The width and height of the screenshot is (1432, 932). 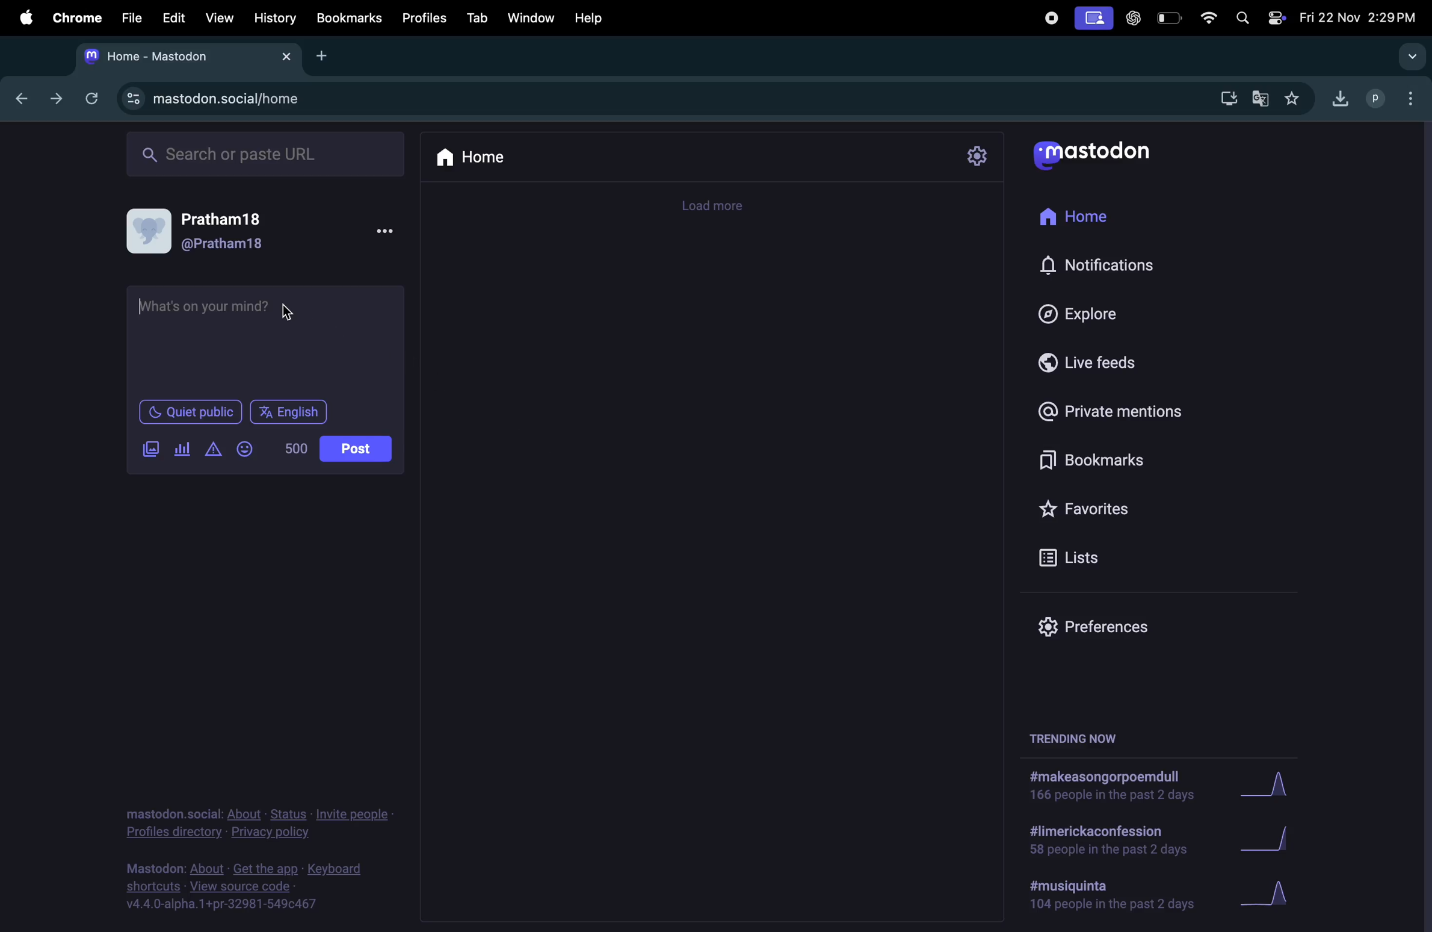 What do you see at coordinates (260, 821) in the screenshot?
I see `privacy and policy` at bounding box center [260, 821].